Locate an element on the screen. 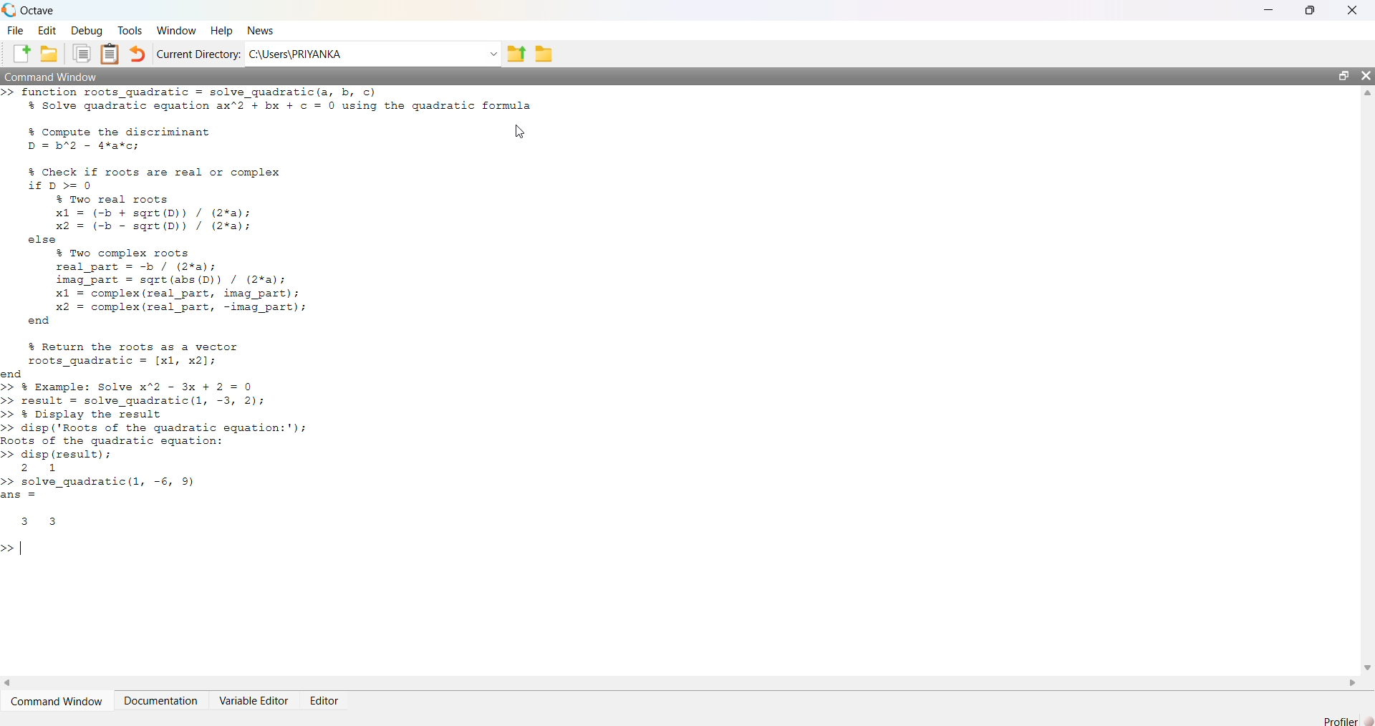 The height and width of the screenshot is (726, 1375). Open an existing file in editor is located at coordinates (48, 54).